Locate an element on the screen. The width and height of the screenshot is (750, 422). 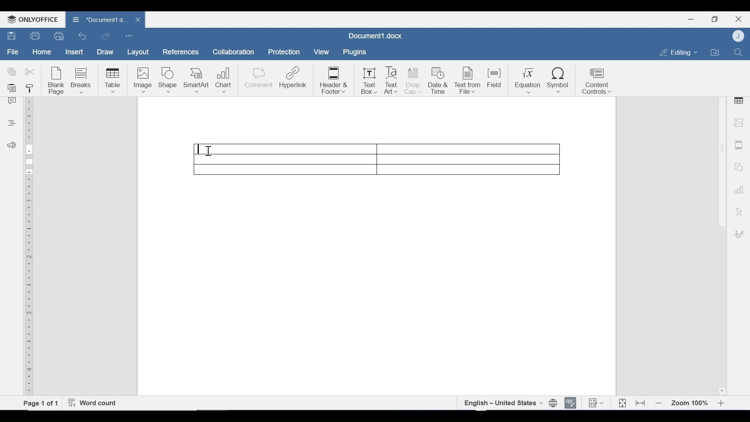
Draw is located at coordinates (105, 52).